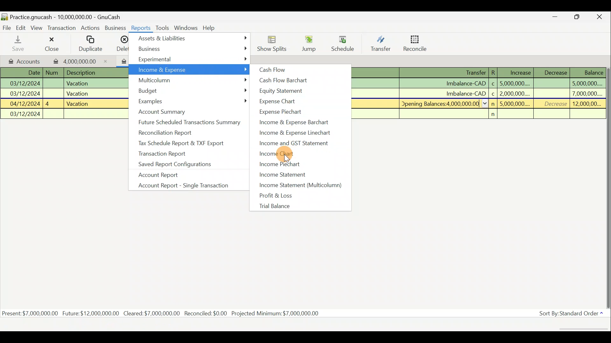 This screenshot has width=611, height=343. I want to click on c, so click(493, 84).